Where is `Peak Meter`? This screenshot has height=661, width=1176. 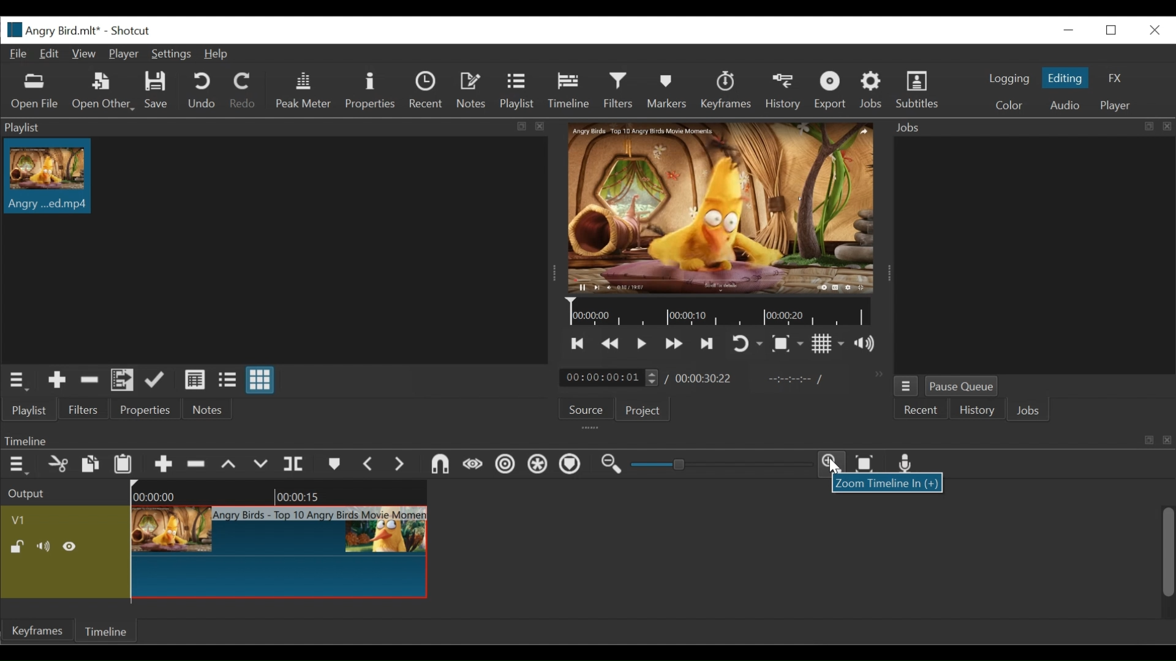 Peak Meter is located at coordinates (303, 90).